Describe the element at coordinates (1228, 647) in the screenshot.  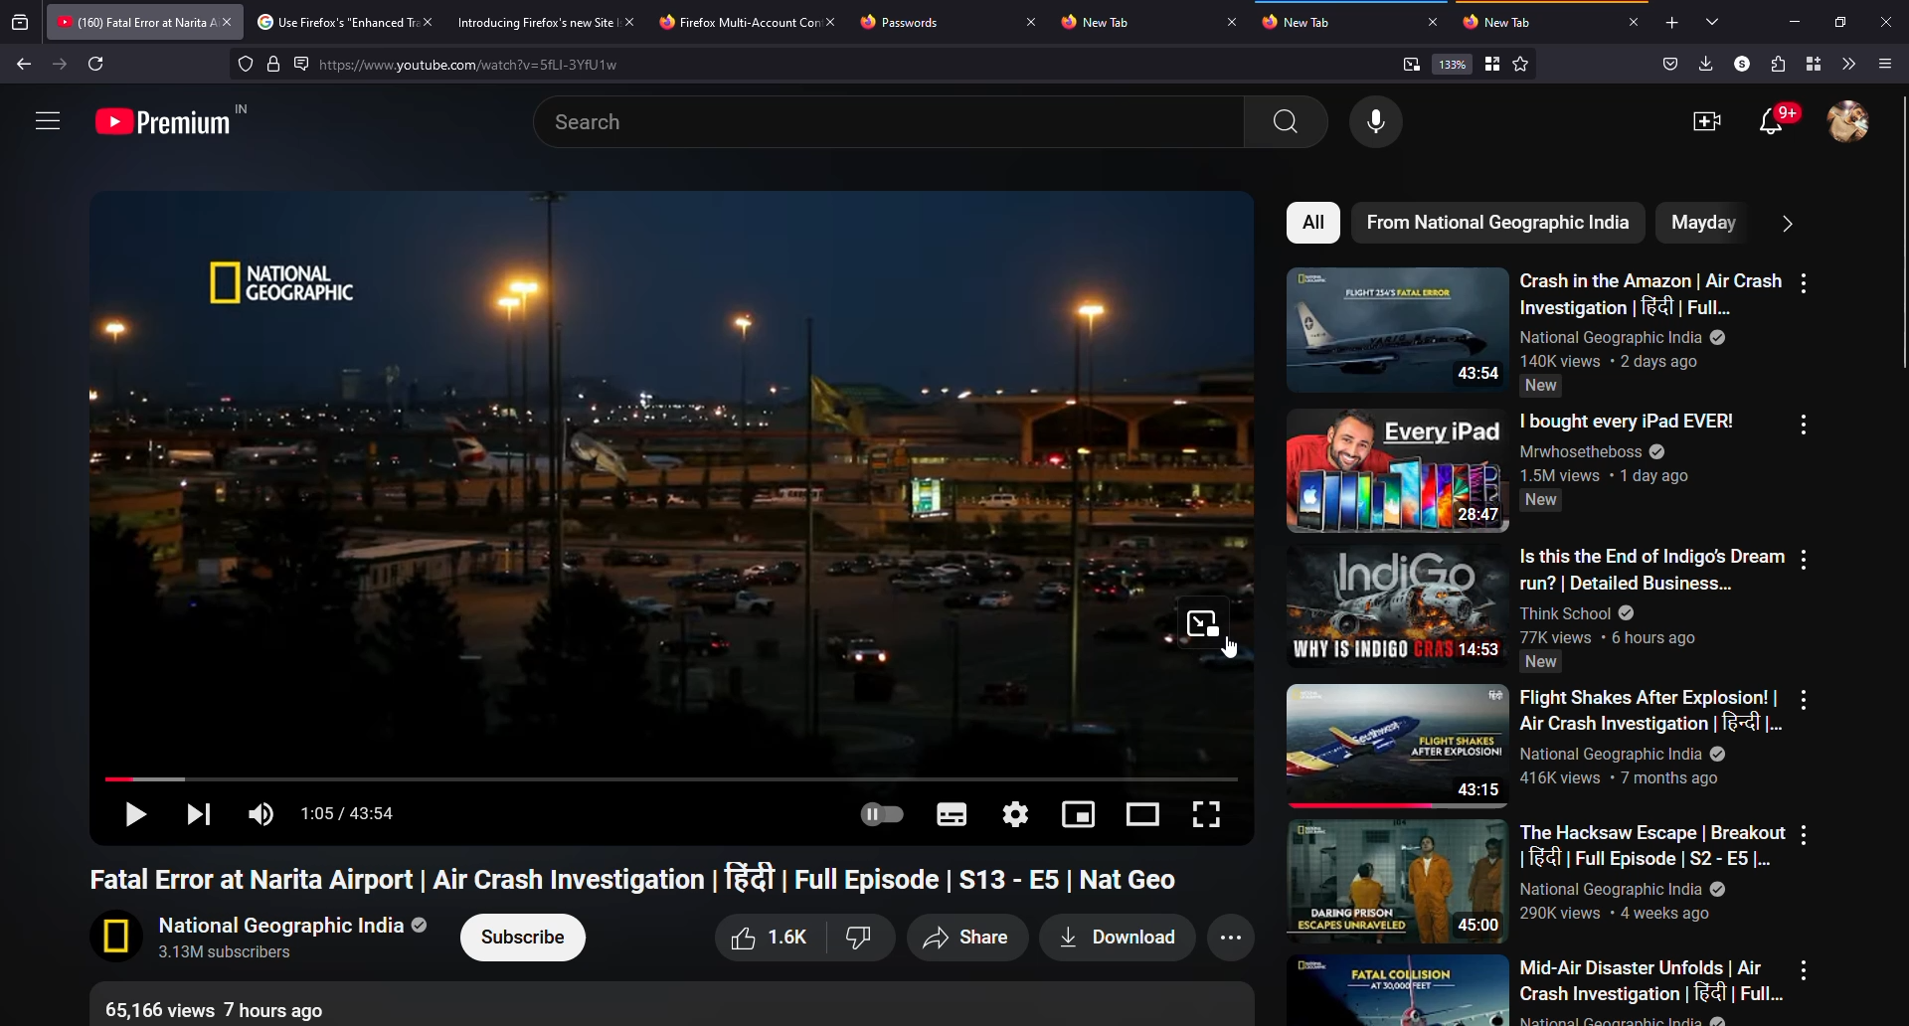
I see `Cursor` at that location.